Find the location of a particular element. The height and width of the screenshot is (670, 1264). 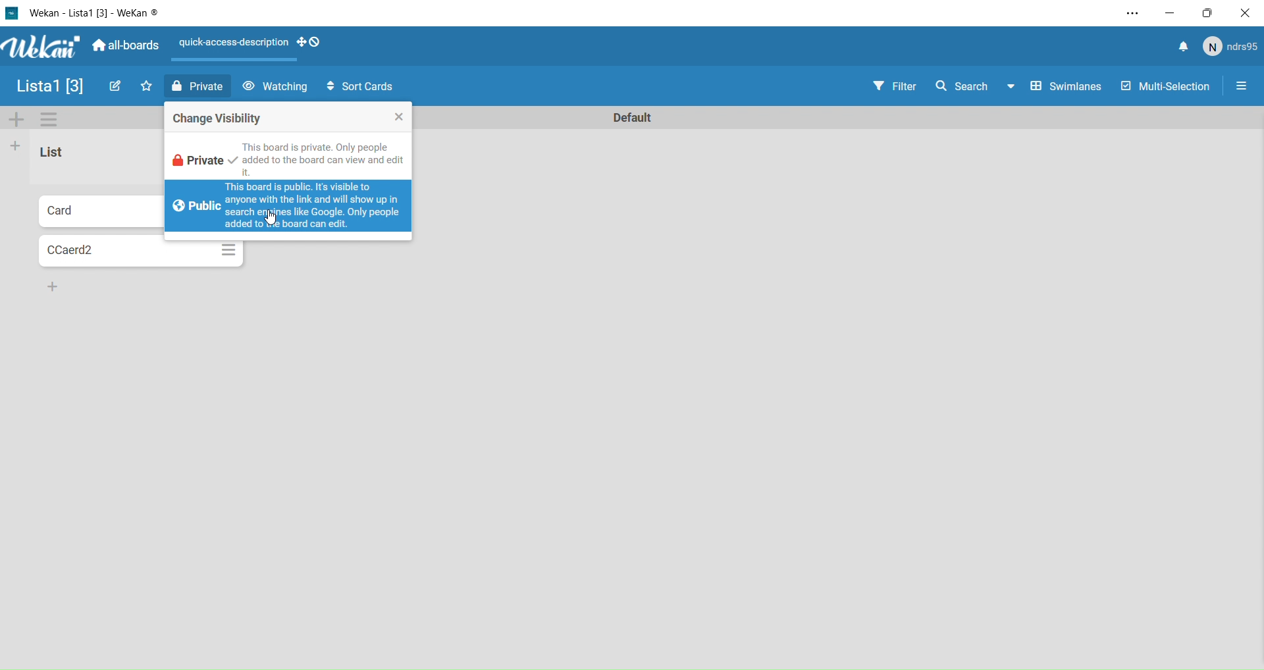

Private  is located at coordinates (285, 156).